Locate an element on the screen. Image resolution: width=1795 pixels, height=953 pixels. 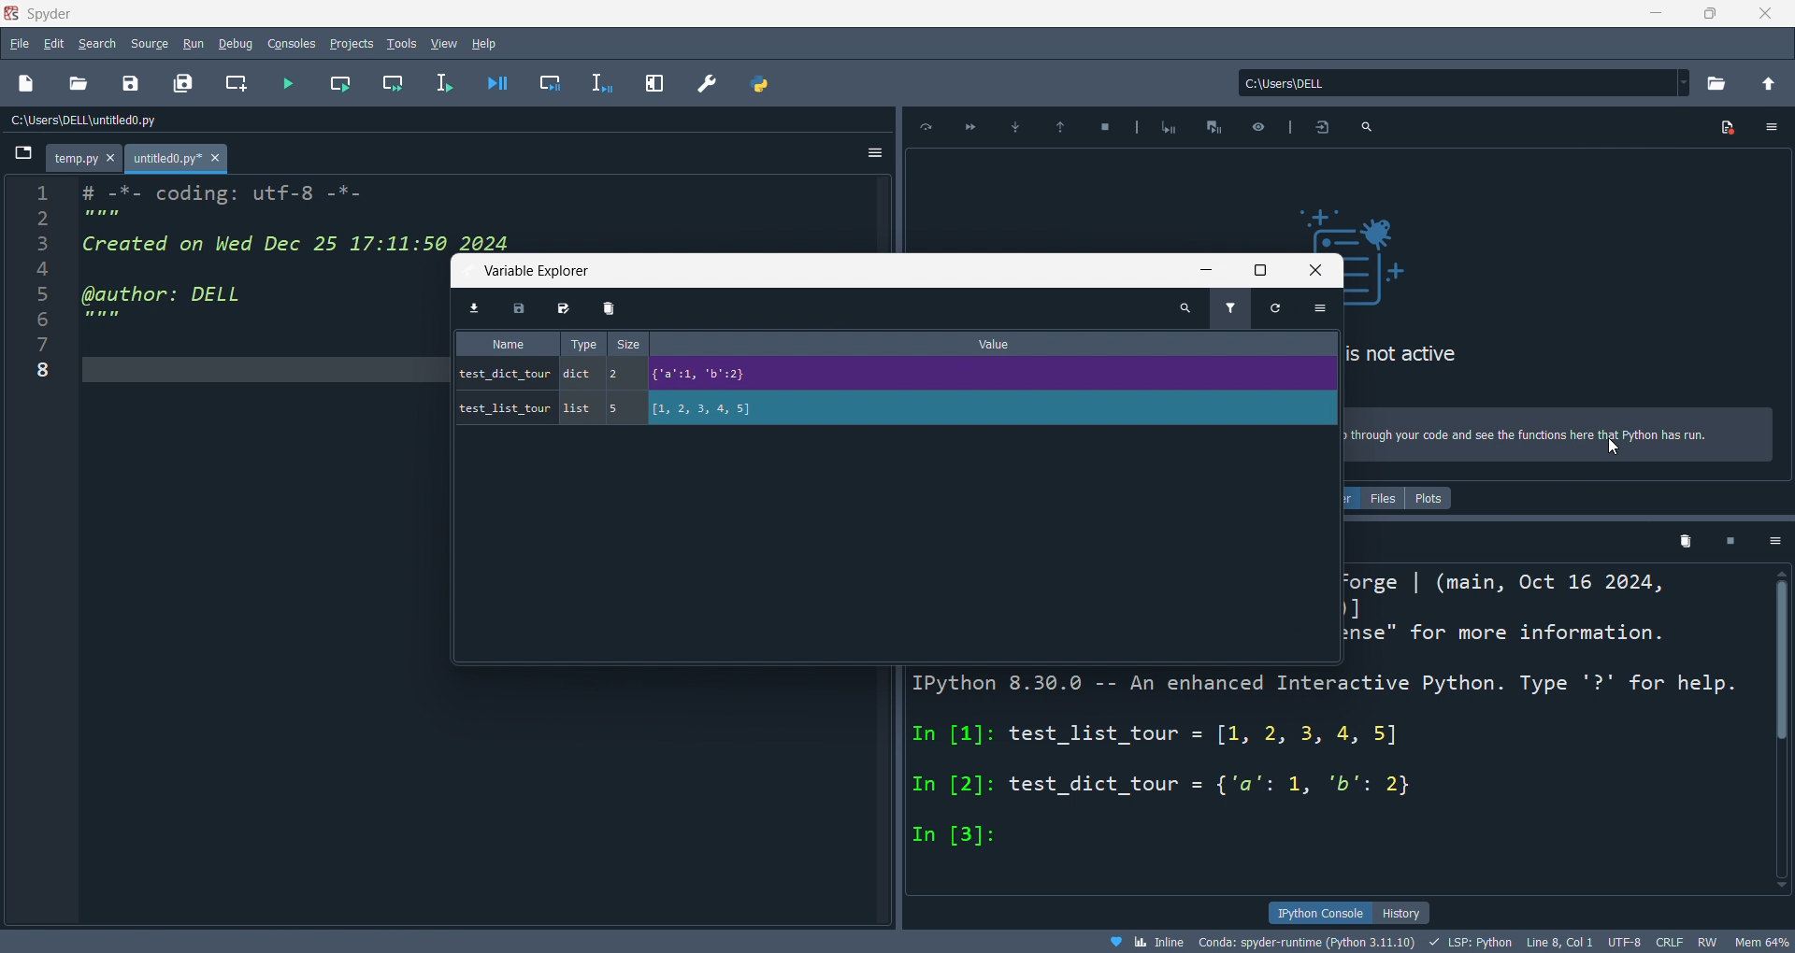
run line is located at coordinates (442, 81).